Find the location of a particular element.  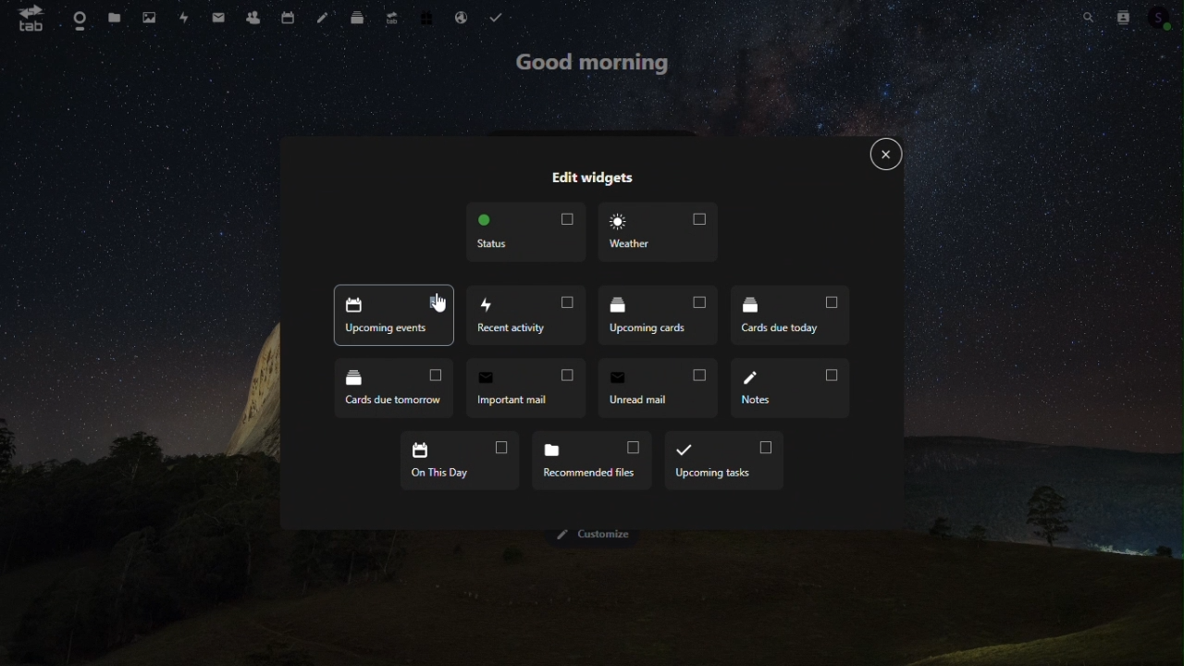

Tasks is located at coordinates (496, 15).